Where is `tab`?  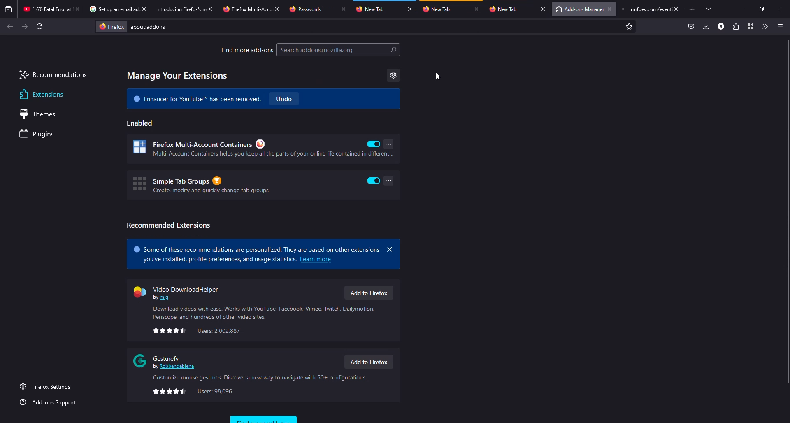
tab is located at coordinates (507, 8).